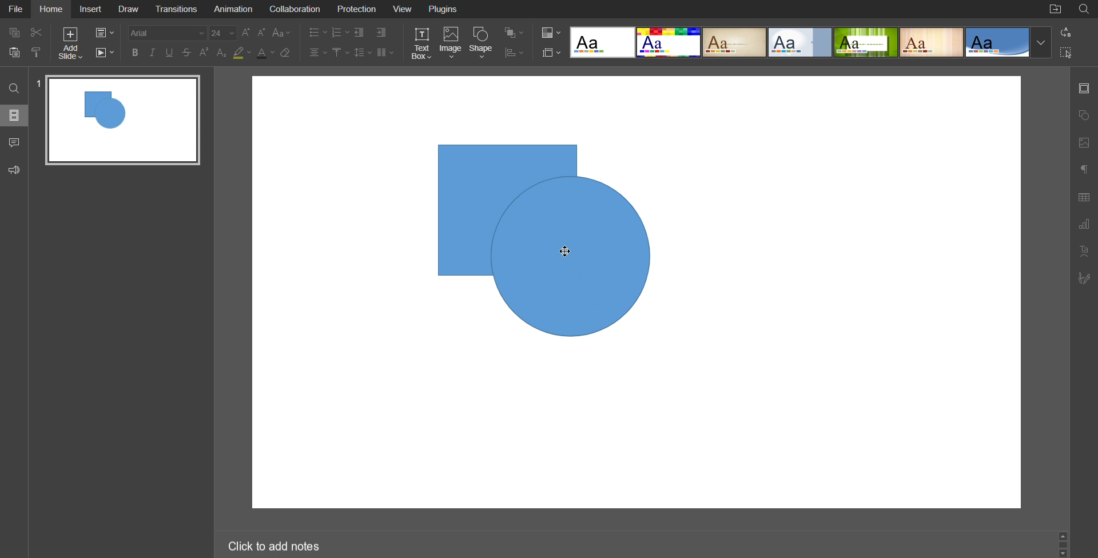 This screenshot has height=558, width=1098. What do you see at coordinates (1066, 53) in the screenshot?
I see `Selection` at bounding box center [1066, 53].